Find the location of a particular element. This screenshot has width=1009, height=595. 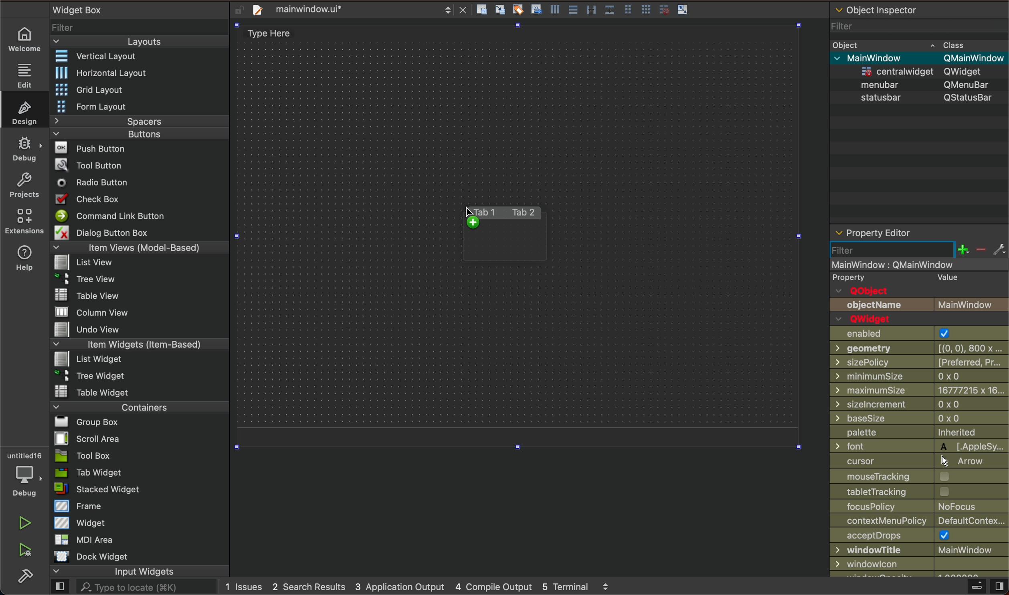

cursor is located at coordinates (918, 462).